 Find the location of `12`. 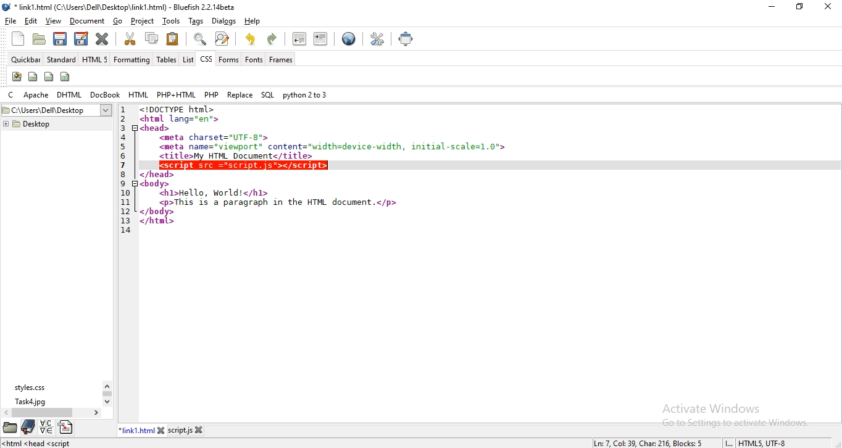

12 is located at coordinates (125, 212).